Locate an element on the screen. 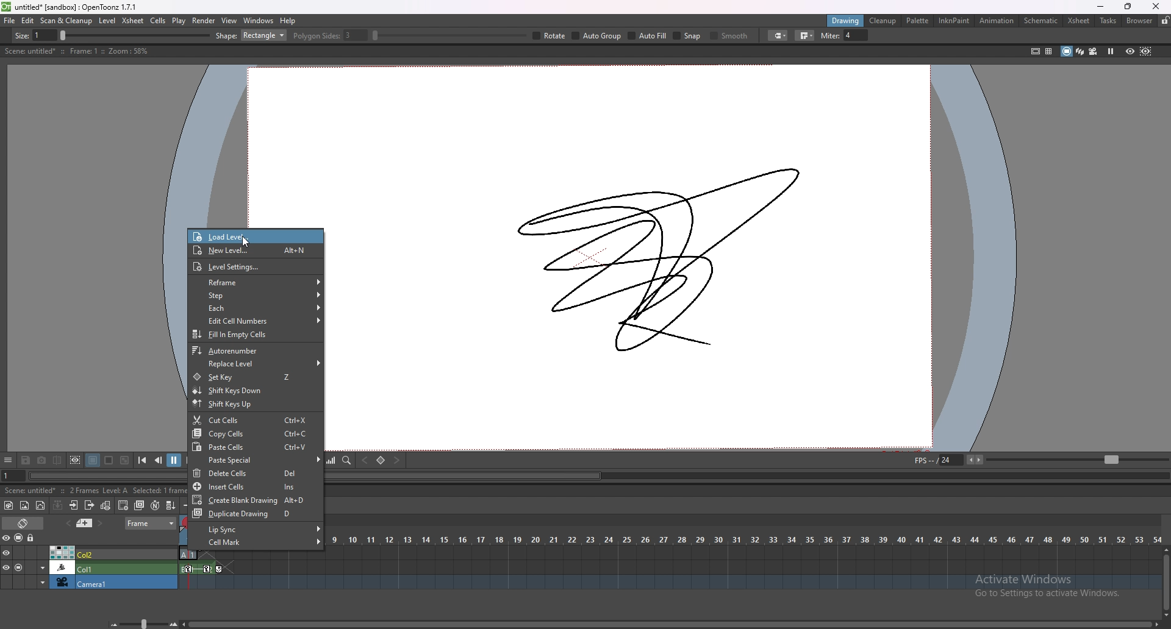 This screenshot has width=1171, height=629. collapse is located at coordinates (57, 505).